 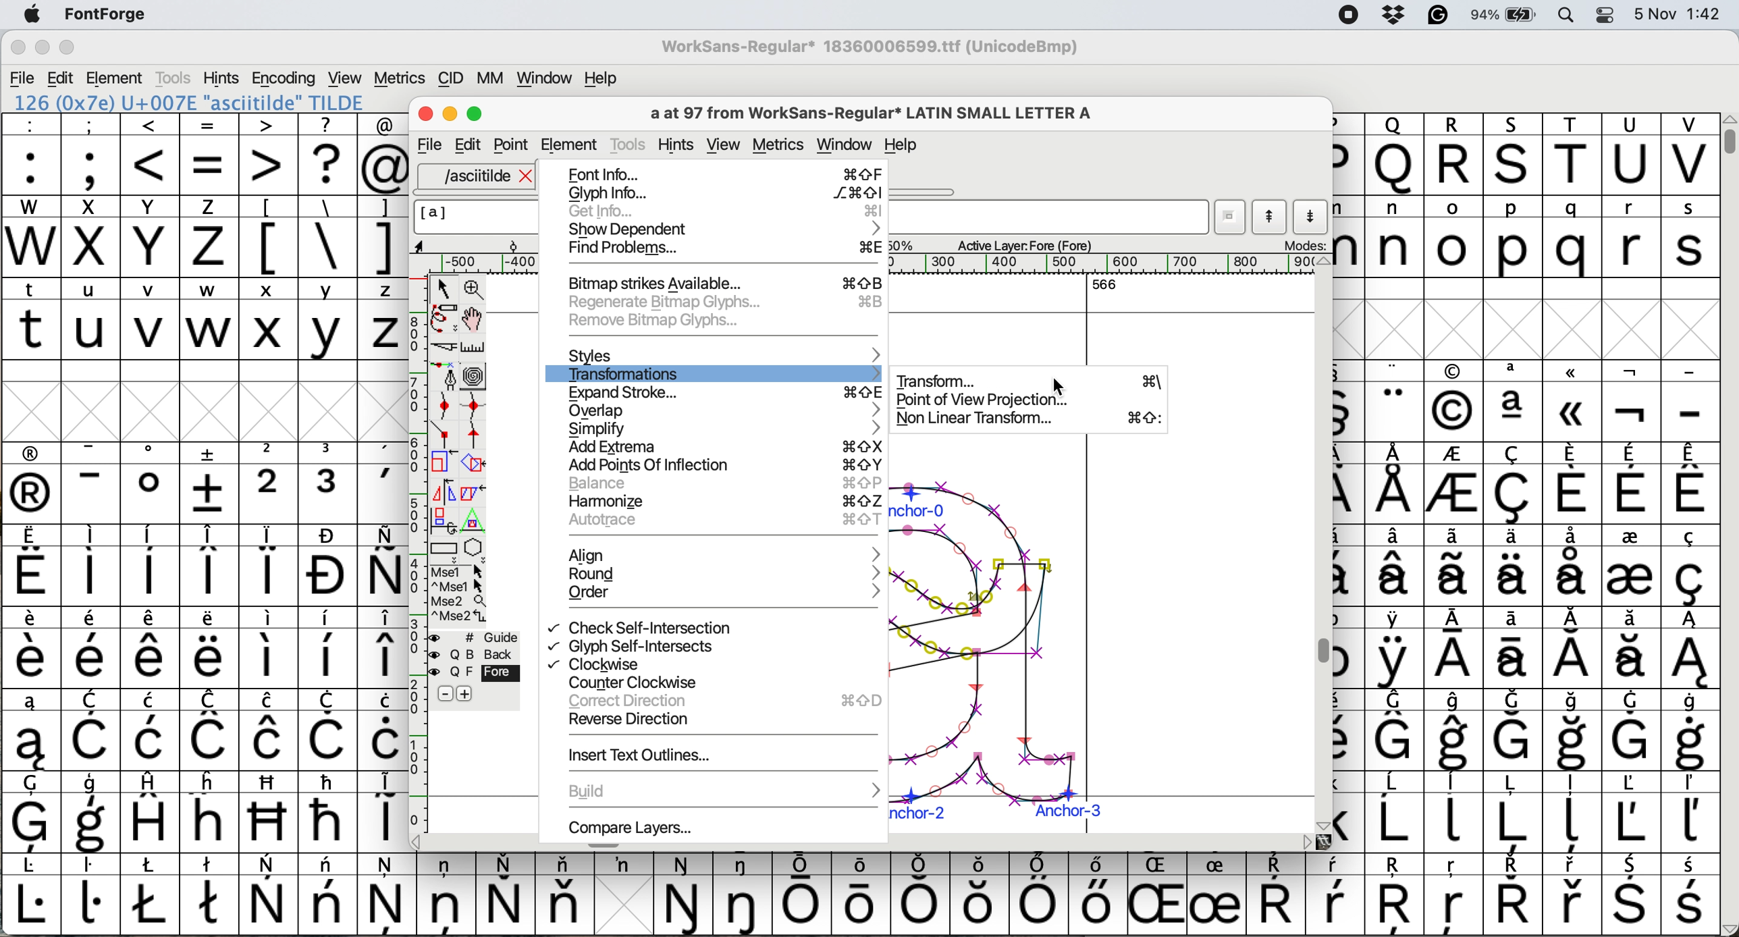 I want to click on window, so click(x=541, y=79).